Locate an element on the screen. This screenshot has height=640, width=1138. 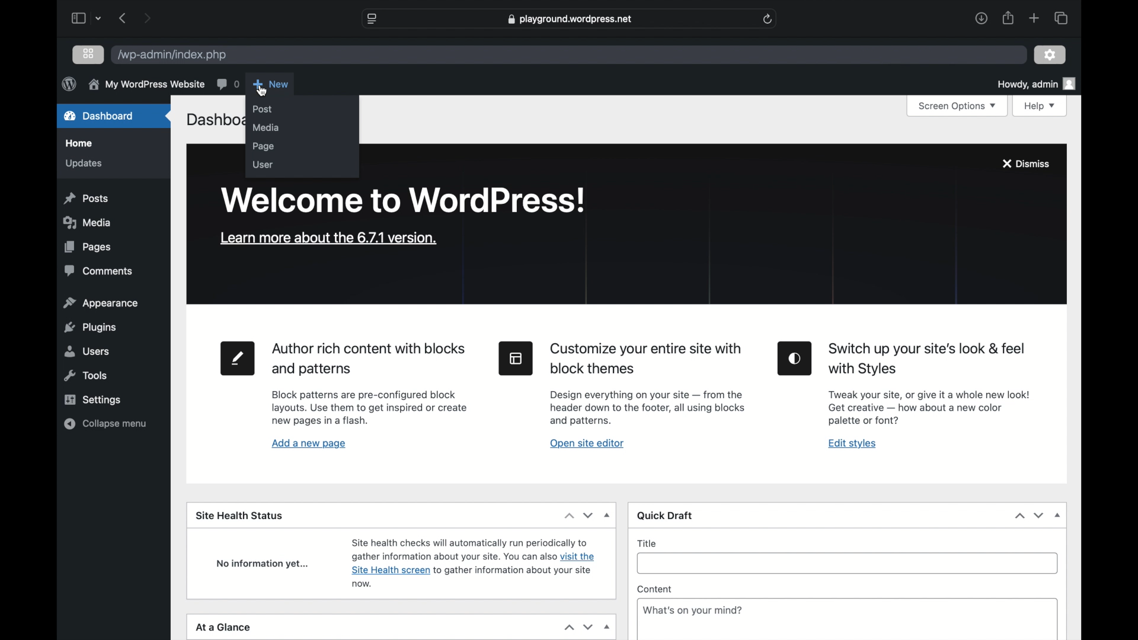
dashboard is located at coordinates (100, 116).